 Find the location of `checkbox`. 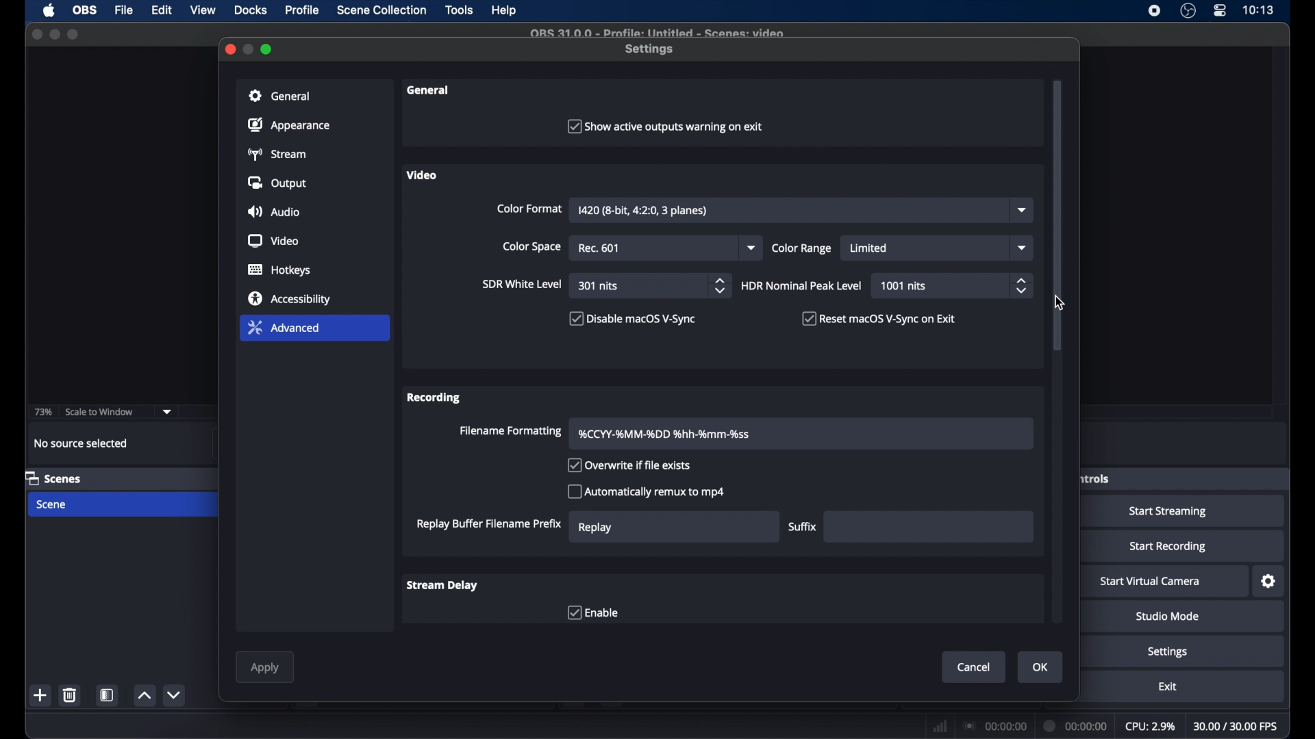

checkbox is located at coordinates (879, 319).